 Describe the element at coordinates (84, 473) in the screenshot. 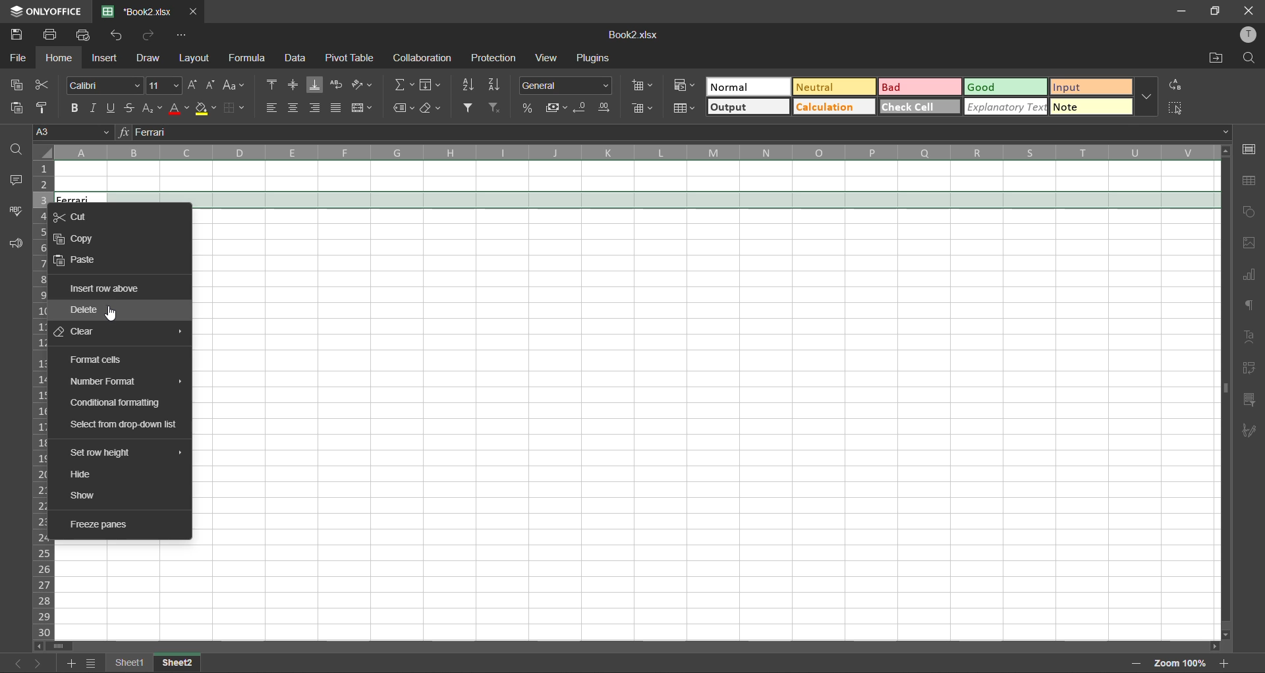

I see `hide` at that location.